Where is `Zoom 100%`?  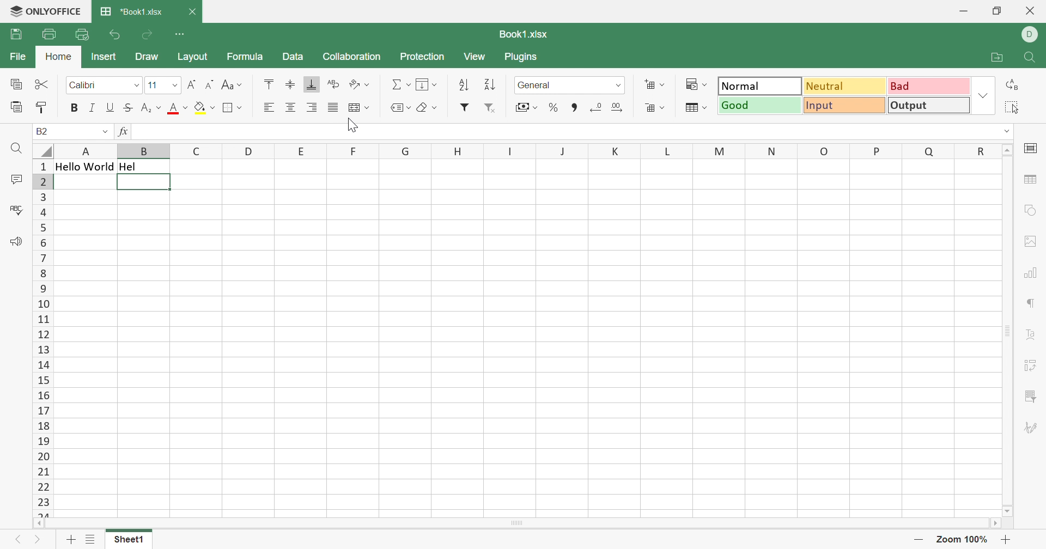 Zoom 100% is located at coordinates (963, 539).